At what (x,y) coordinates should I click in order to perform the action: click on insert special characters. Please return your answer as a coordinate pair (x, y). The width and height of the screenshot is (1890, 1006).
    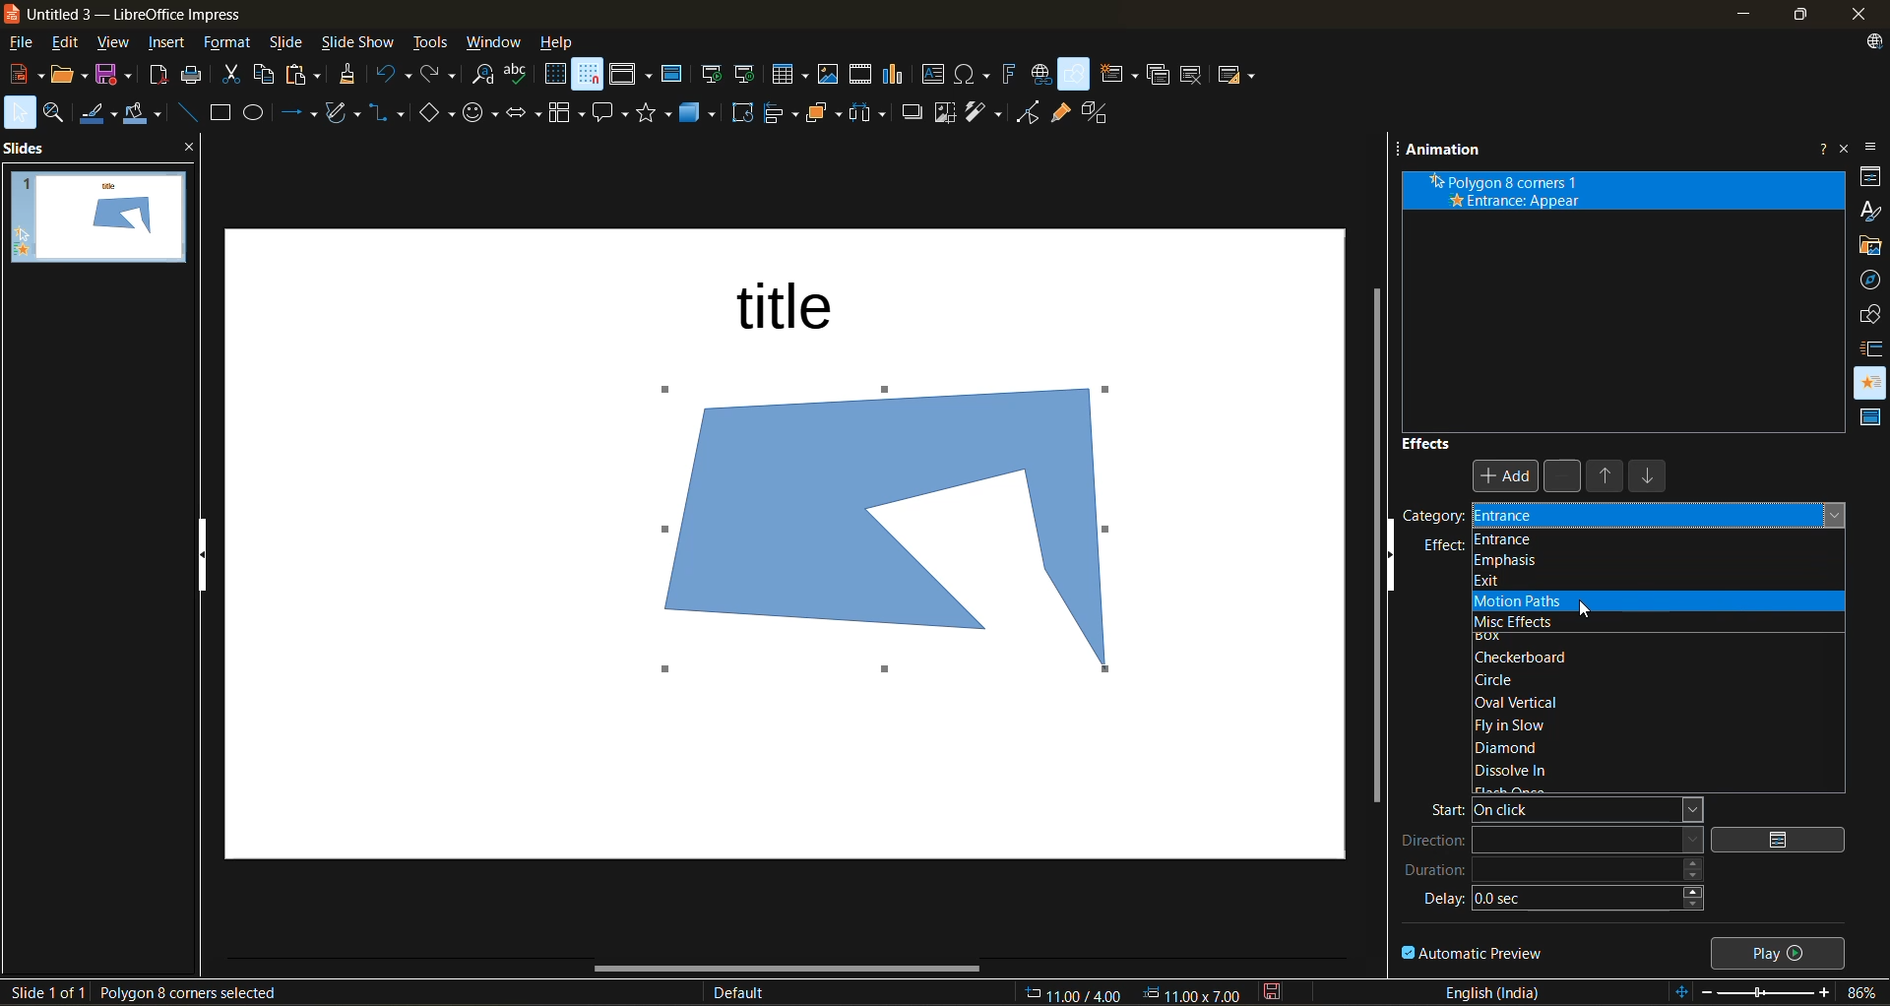
    Looking at the image, I should click on (974, 77).